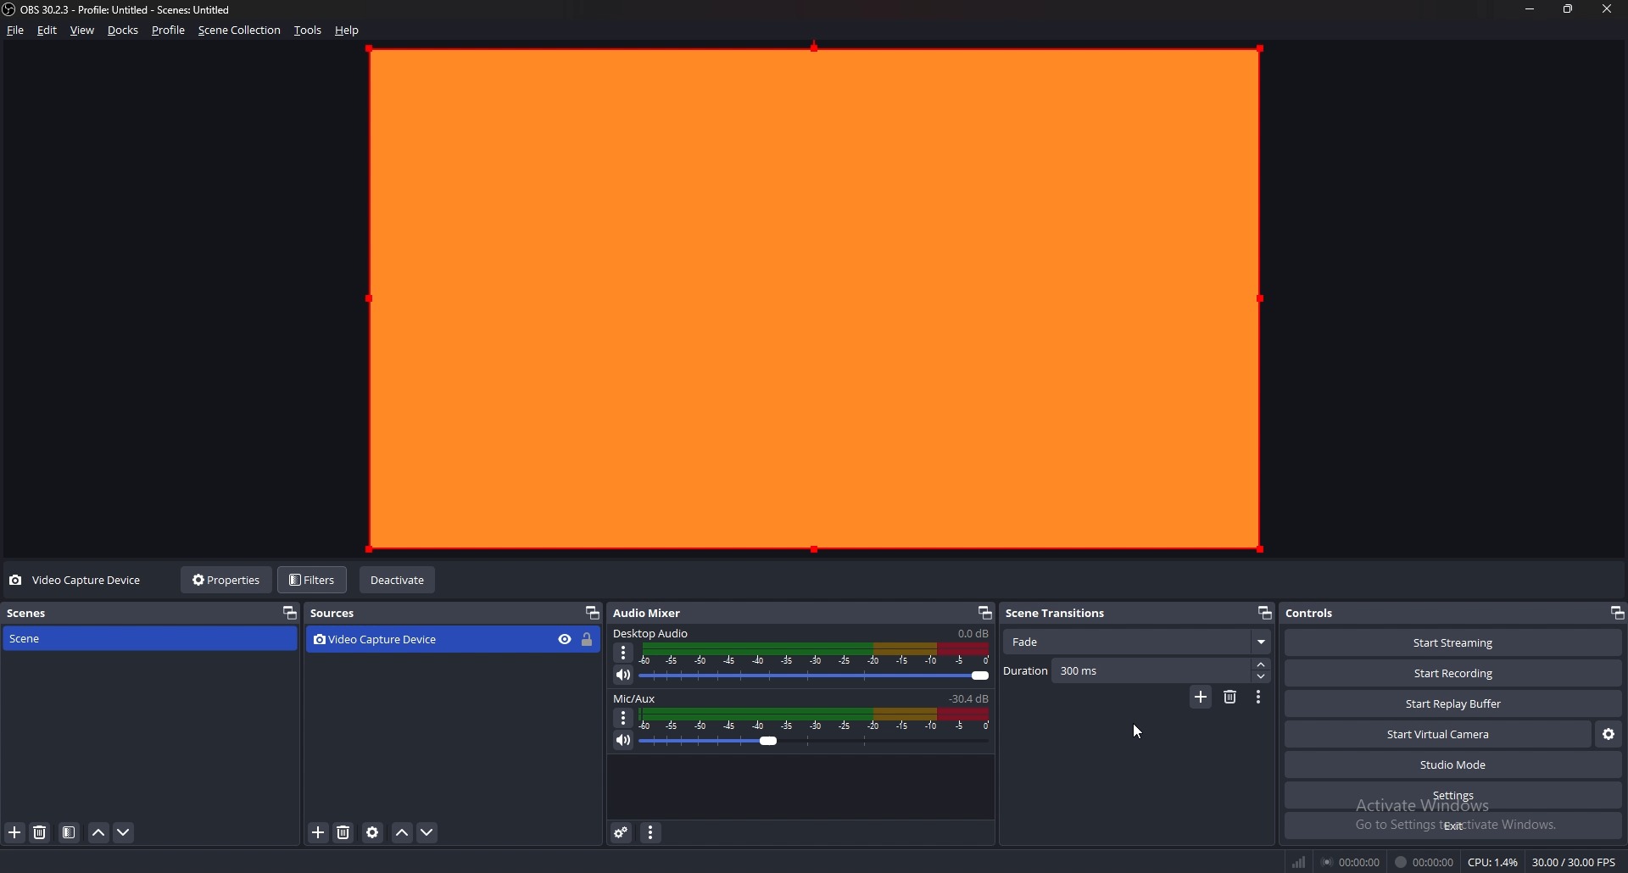 The height and width of the screenshot is (873, 1628). I want to click on profile, so click(169, 31).